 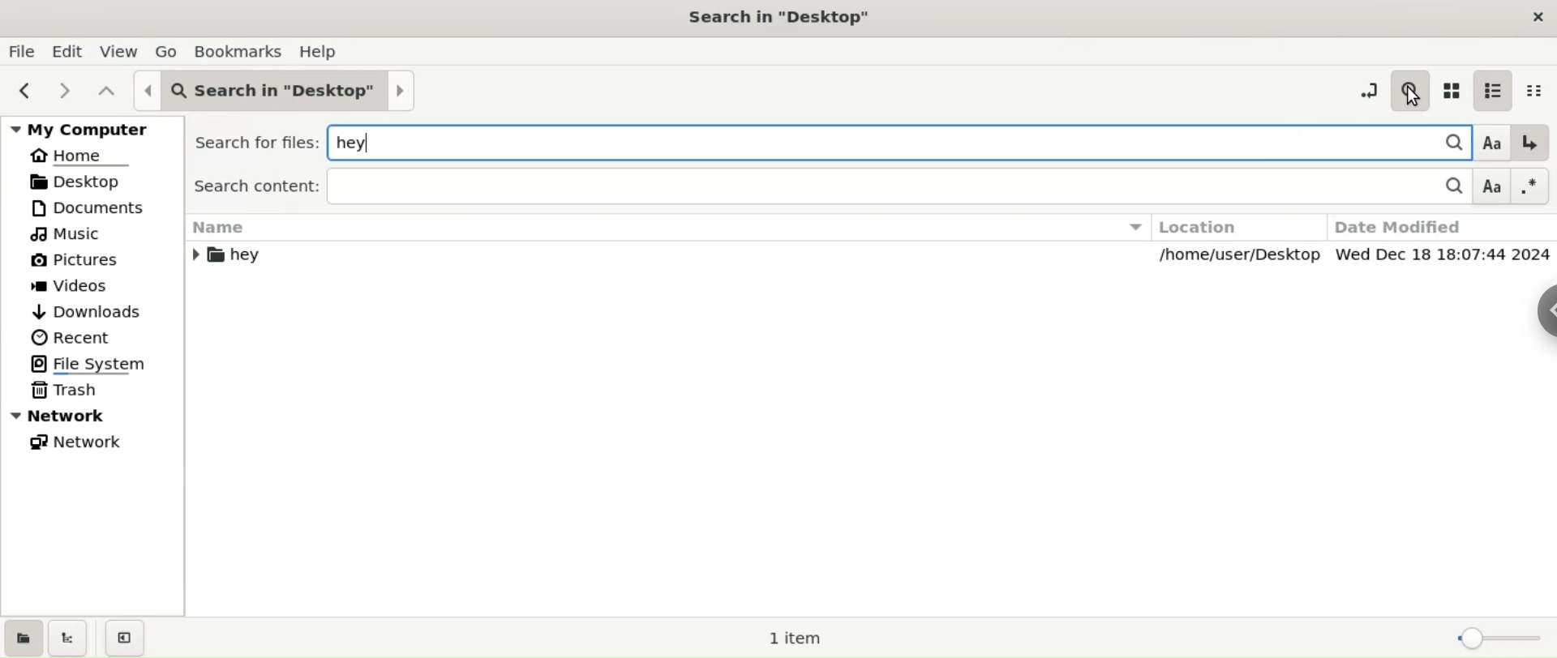 What do you see at coordinates (324, 92) in the screenshot?
I see `desktop` at bounding box center [324, 92].